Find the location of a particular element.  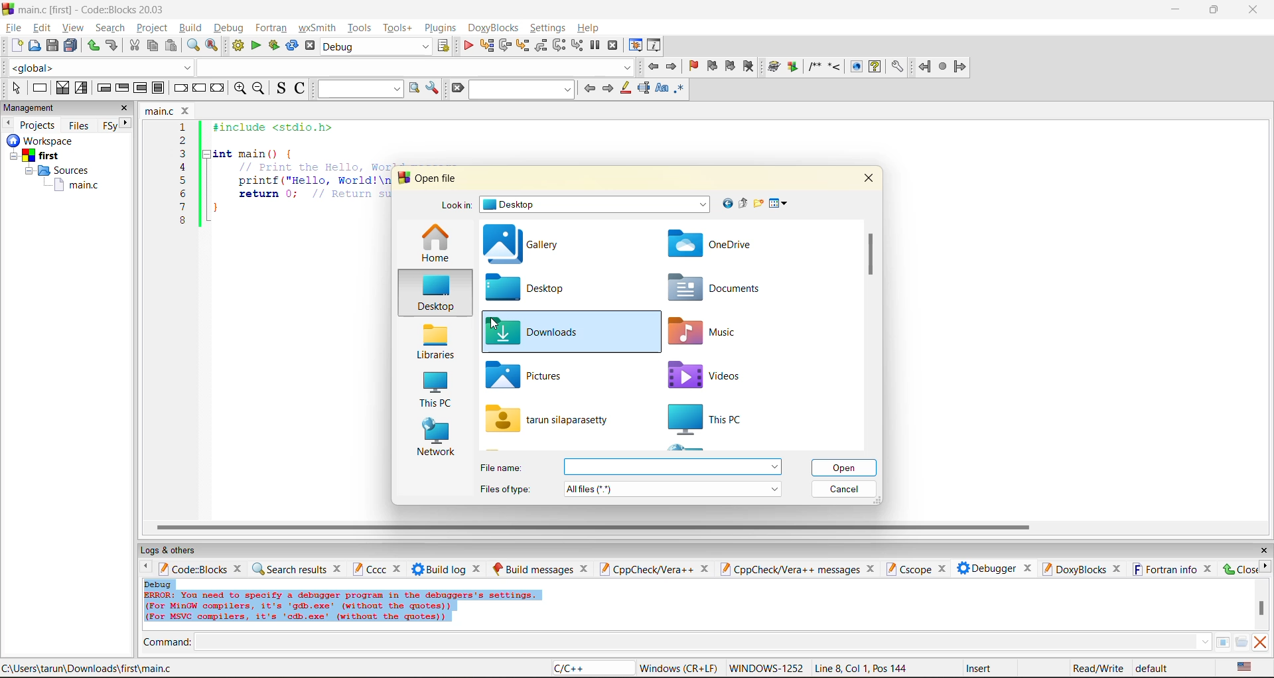

insert is located at coordinates (981, 668).